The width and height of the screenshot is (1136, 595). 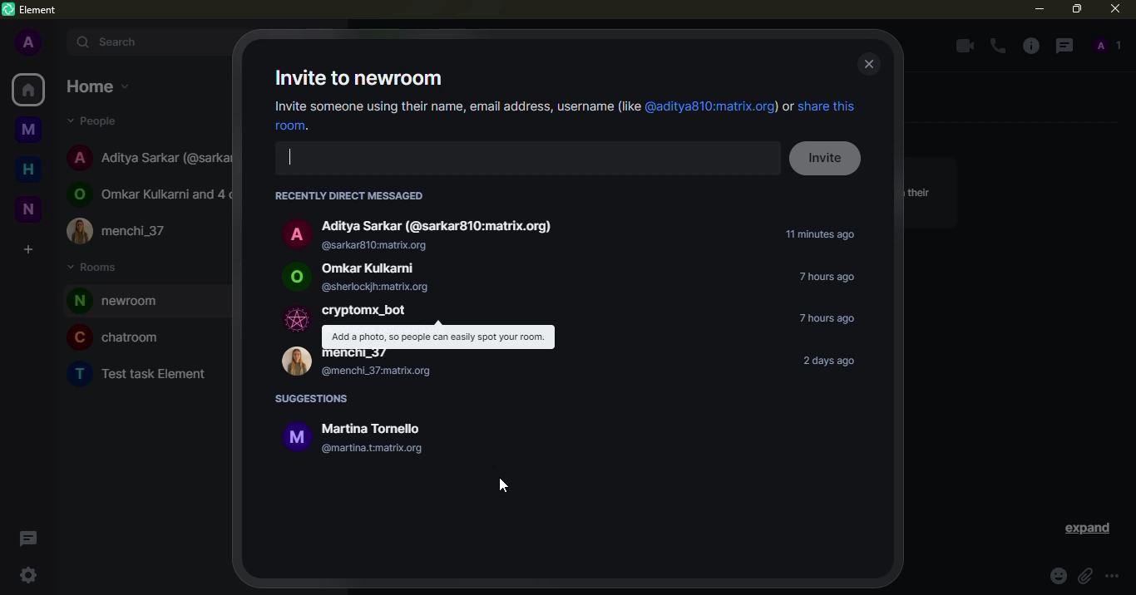 I want to click on time, so click(x=827, y=279).